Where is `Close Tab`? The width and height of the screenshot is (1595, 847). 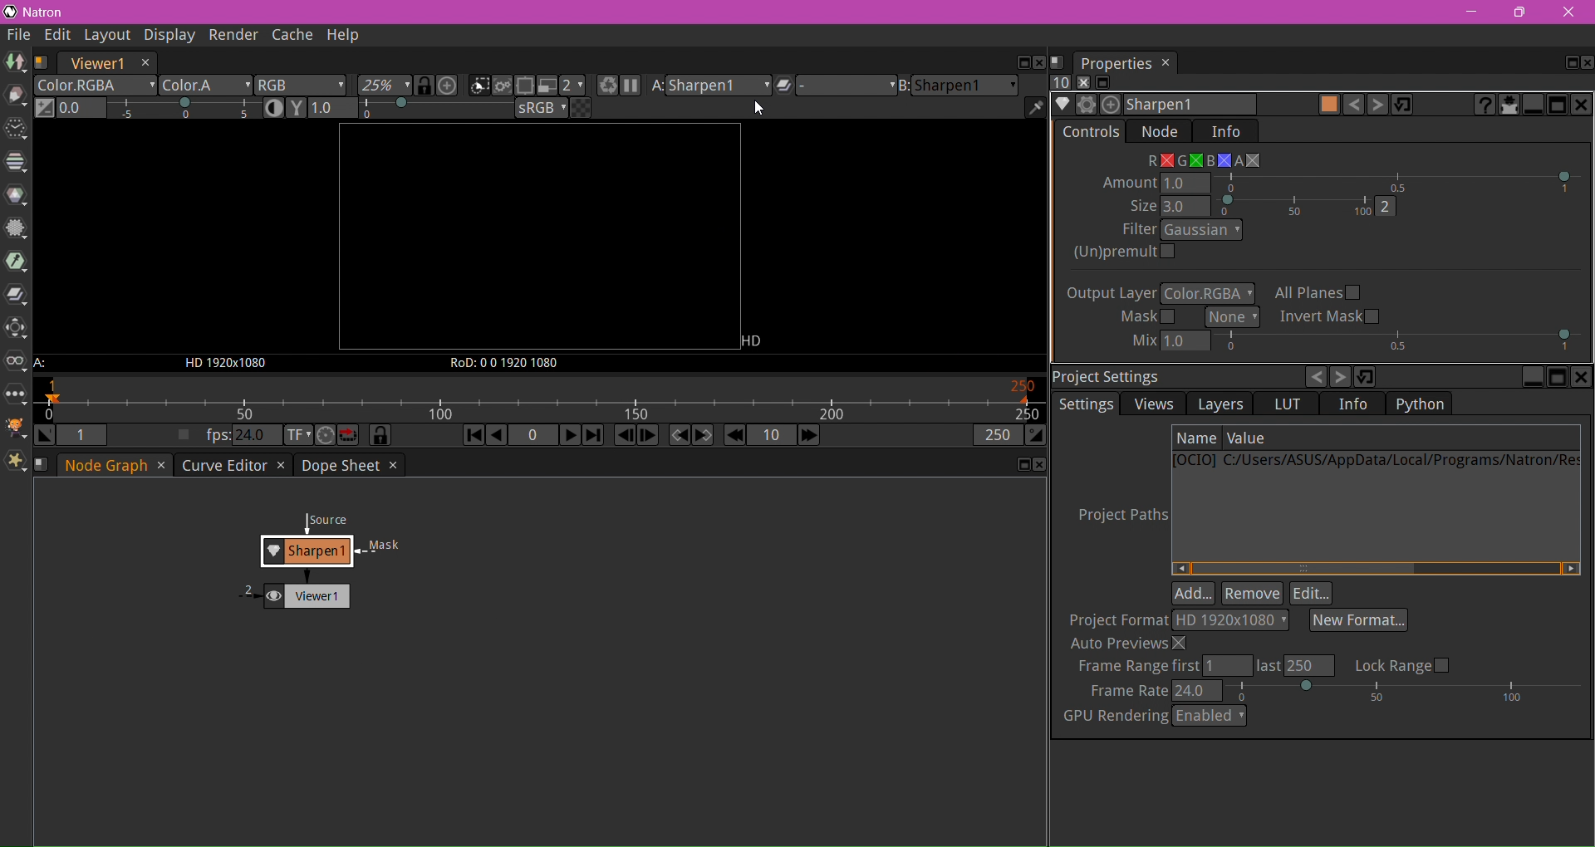 Close Tab is located at coordinates (160, 467).